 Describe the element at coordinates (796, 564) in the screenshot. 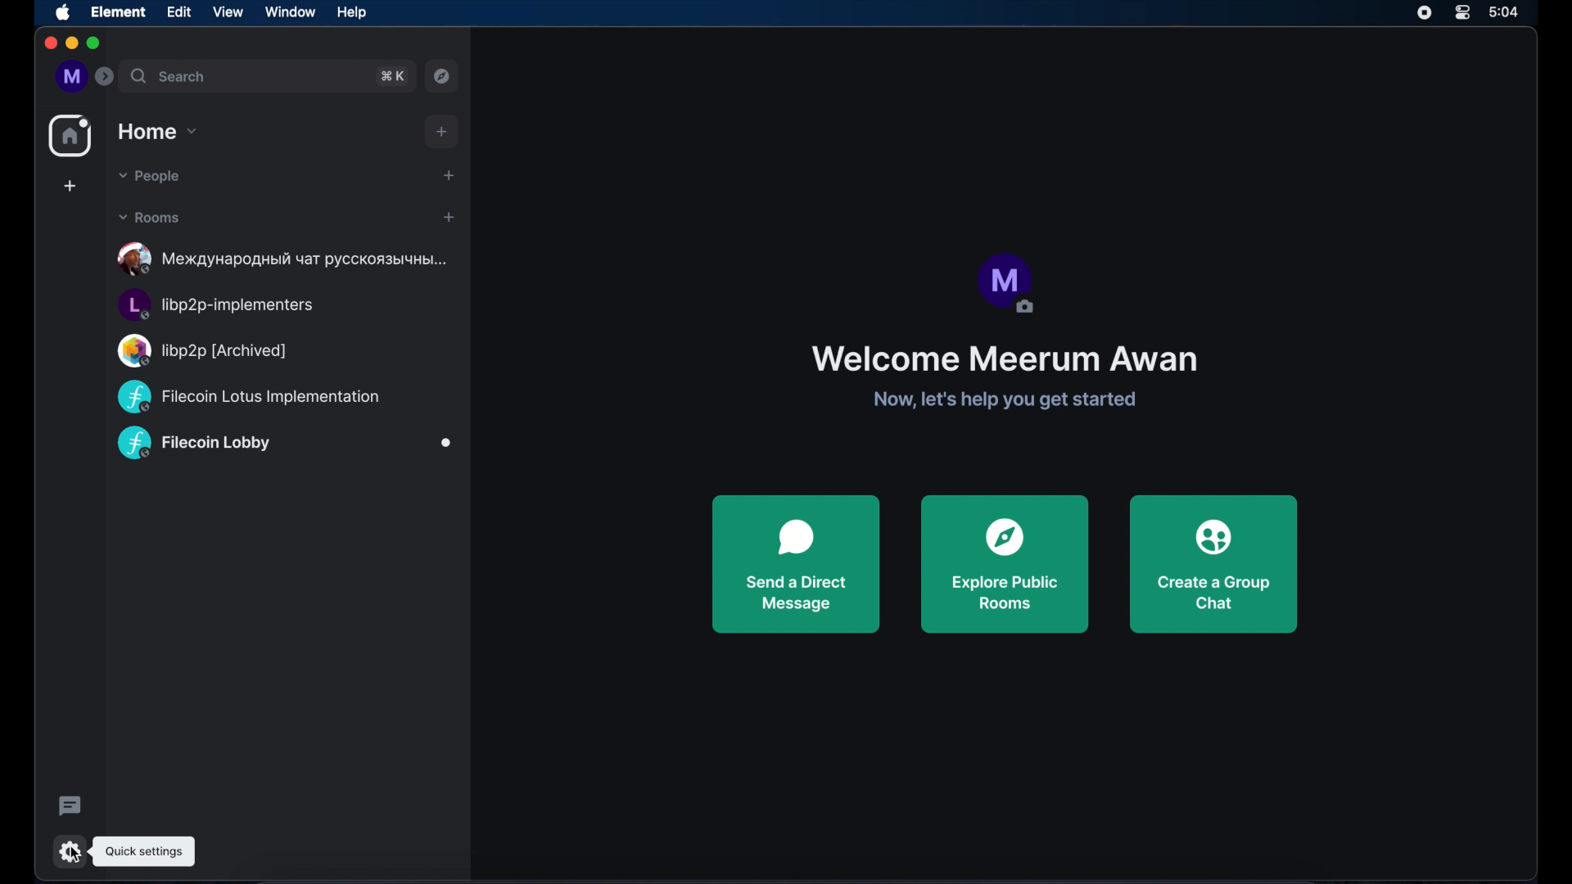

I see `send a direct message` at that location.